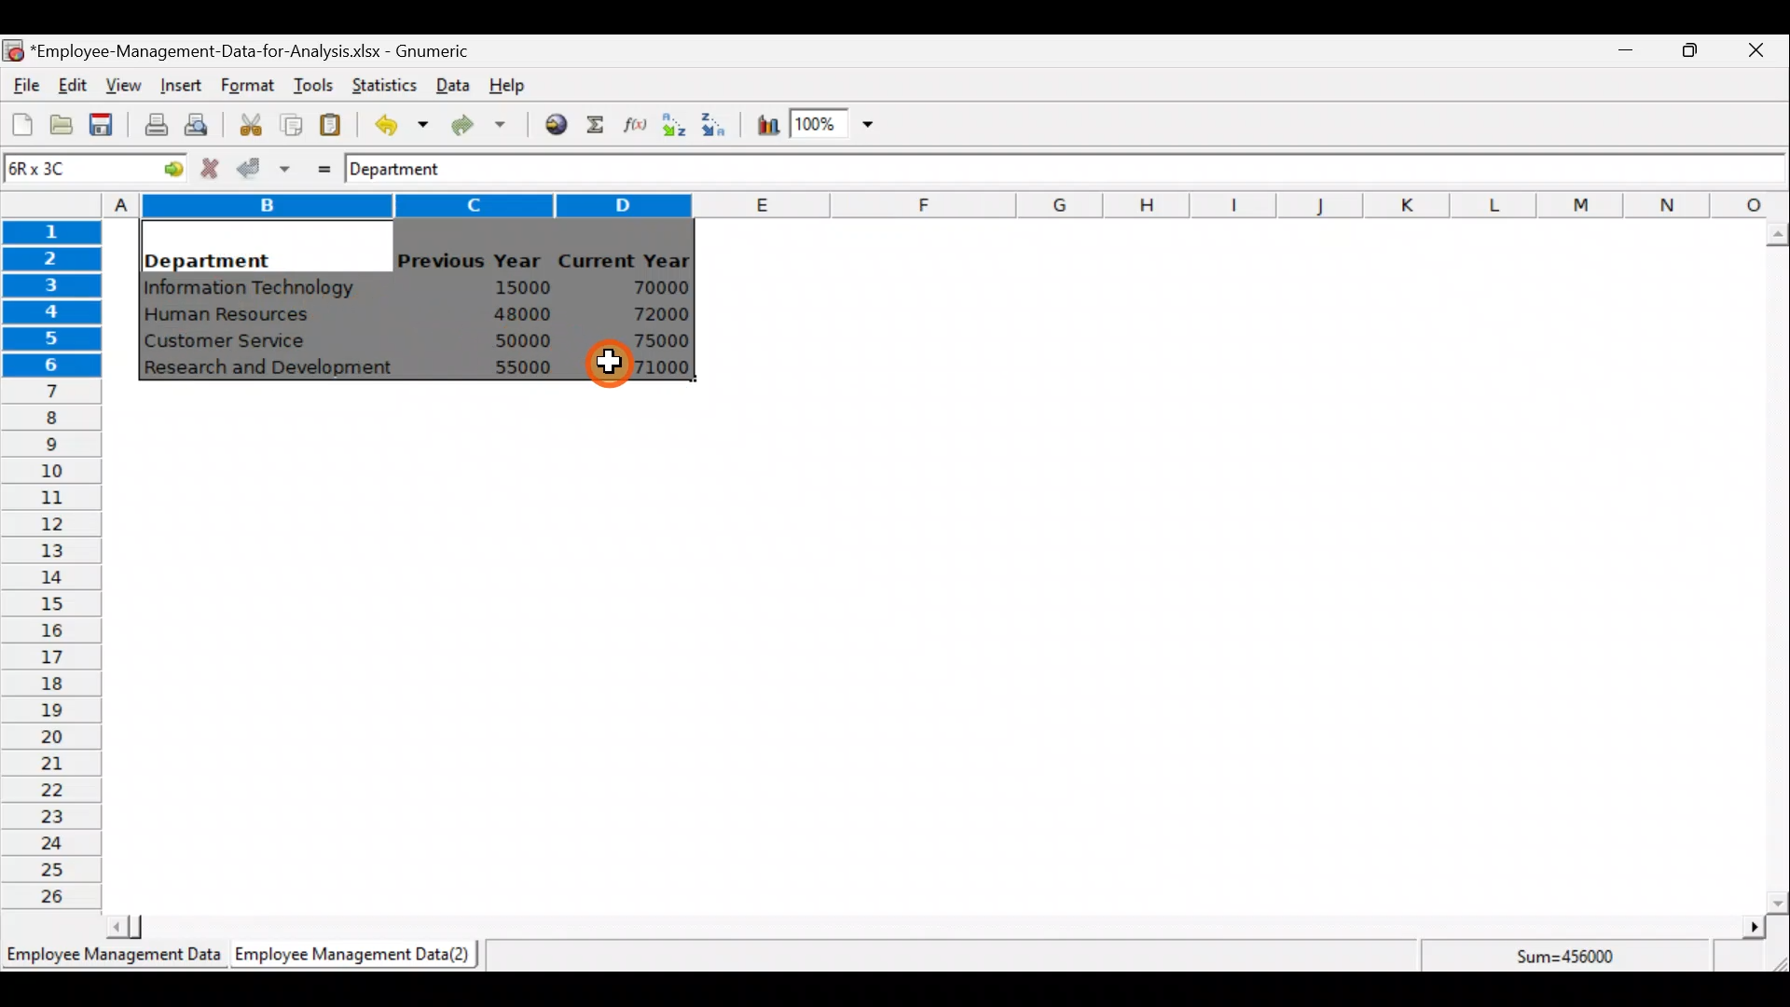  Describe the element at coordinates (312, 87) in the screenshot. I see `Tools` at that location.